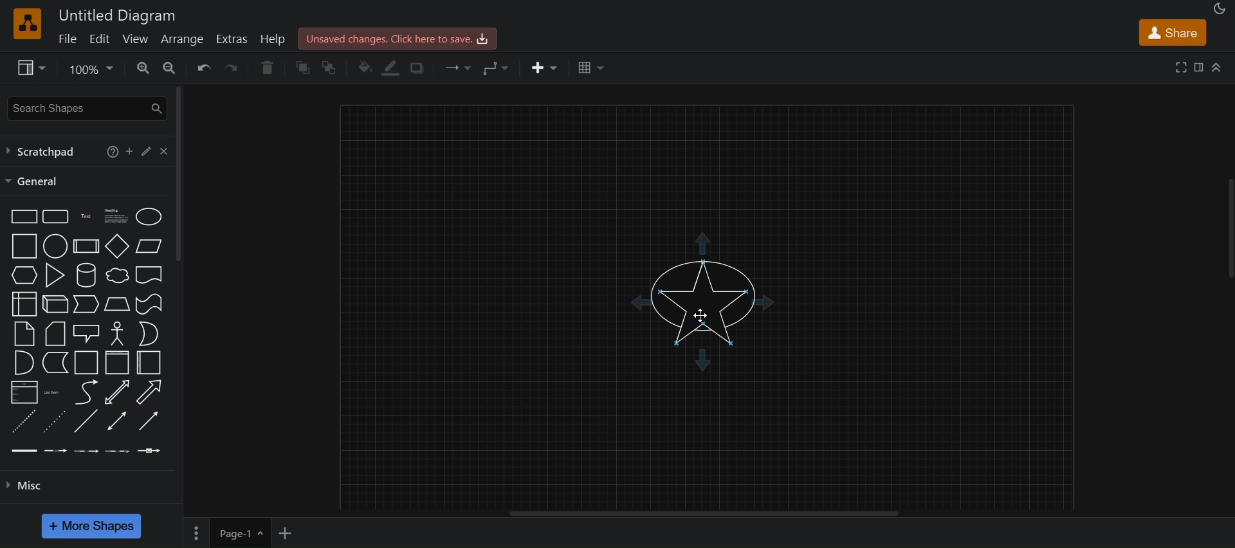  What do you see at coordinates (116, 421) in the screenshot?
I see `bidirectional linr` at bounding box center [116, 421].